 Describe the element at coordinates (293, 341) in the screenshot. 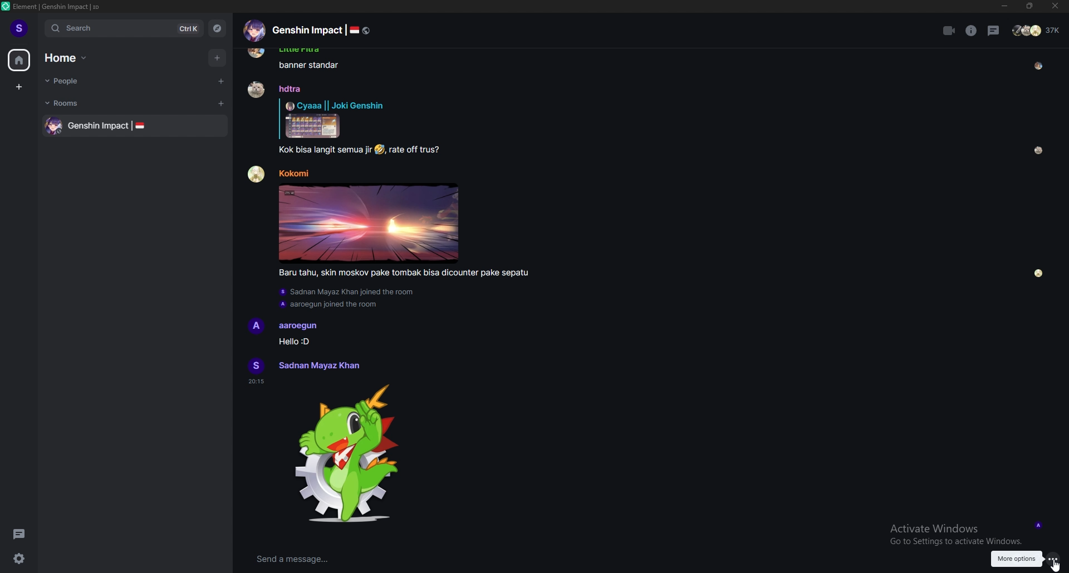

I see `Hello :D` at that location.